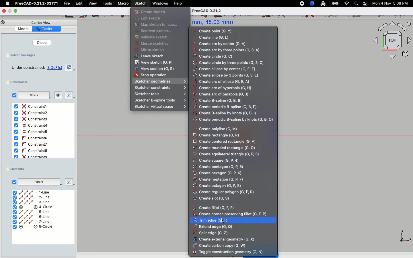  I want to click on 8-circle, so click(36, 226).